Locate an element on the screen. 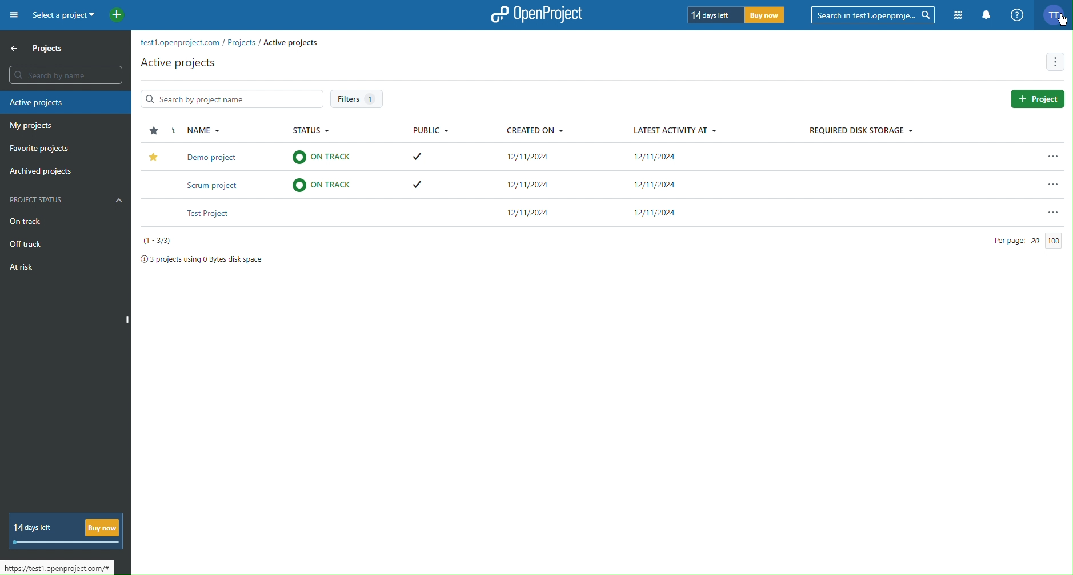 This screenshot has height=575, width=1073. Search in test1.openproje... is located at coordinates (874, 14).